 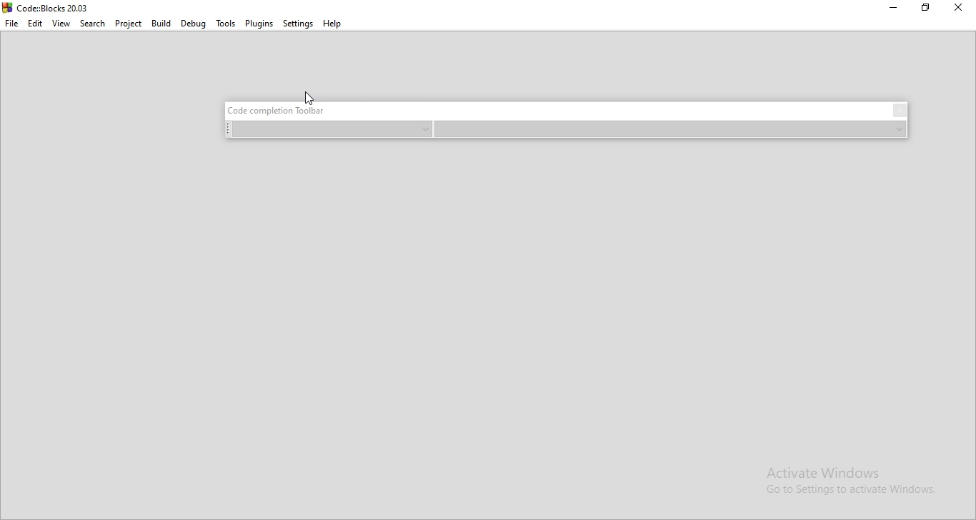 What do you see at coordinates (35, 24) in the screenshot?
I see `Edit ` at bounding box center [35, 24].